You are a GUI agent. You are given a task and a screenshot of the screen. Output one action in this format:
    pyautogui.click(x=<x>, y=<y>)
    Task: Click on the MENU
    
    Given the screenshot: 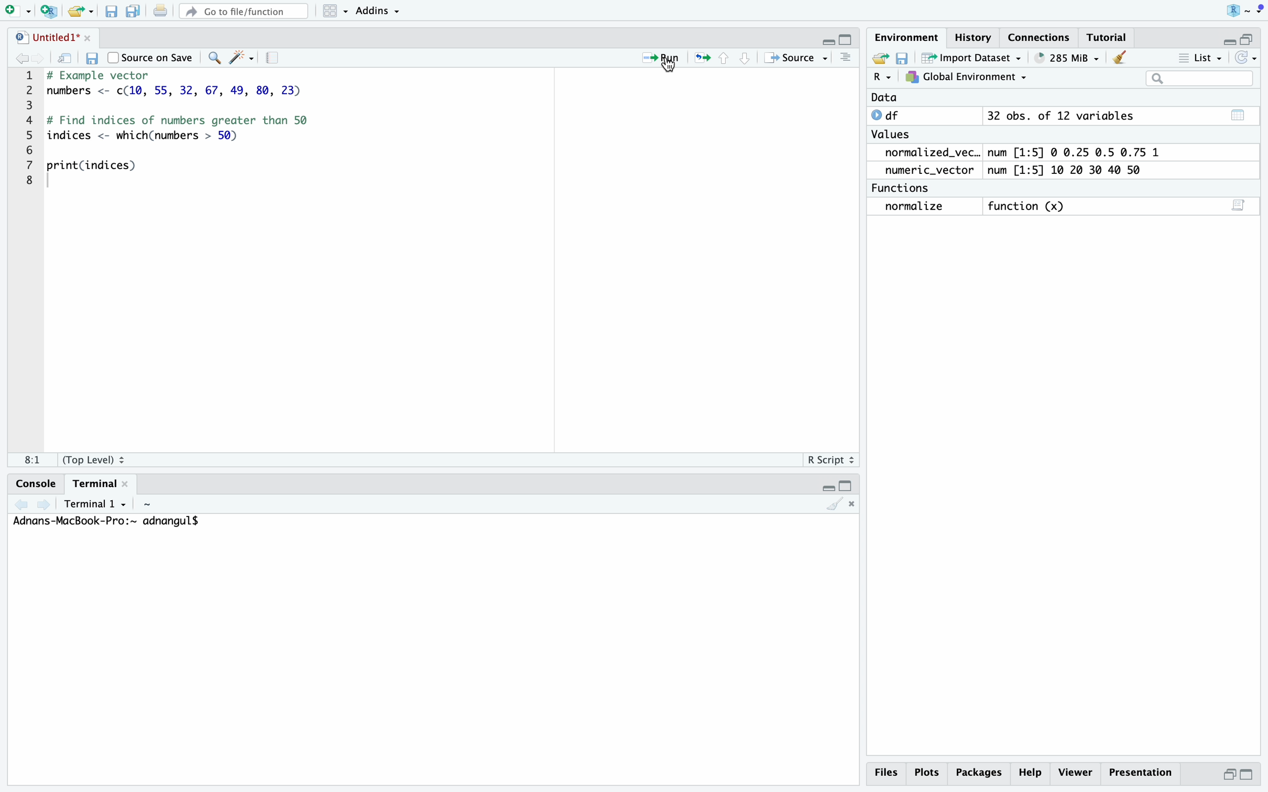 What is the action you would take?
    pyautogui.click(x=845, y=63)
    